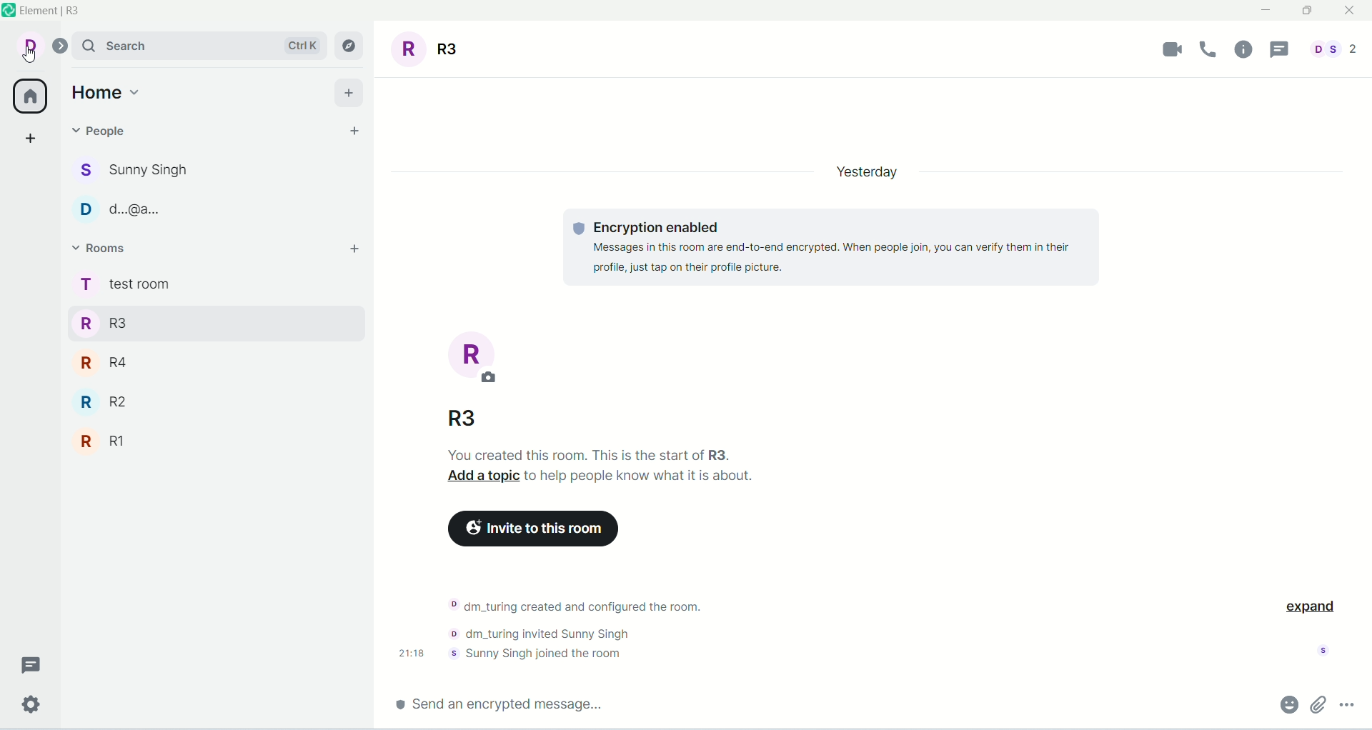 This screenshot has height=730, width=1372. Describe the element at coordinates (348, 91) in the screenshot. I see `add` at that location.